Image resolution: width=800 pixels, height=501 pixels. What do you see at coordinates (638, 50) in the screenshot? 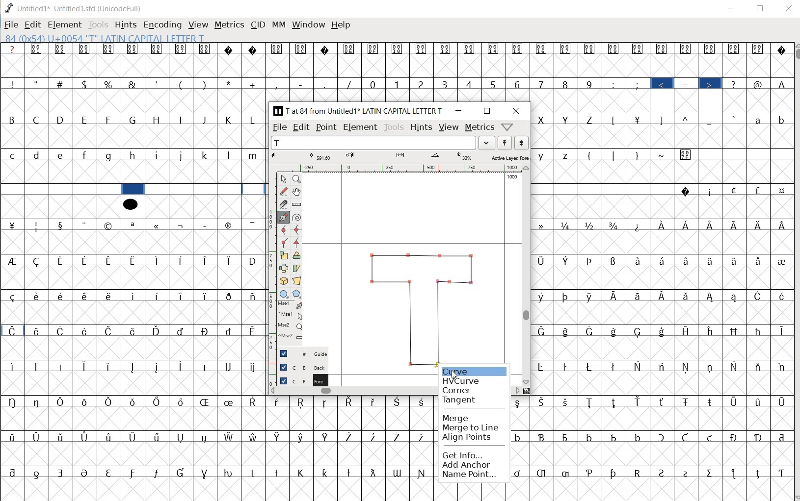
I see `Symbol` at bounding box center [638, 50].